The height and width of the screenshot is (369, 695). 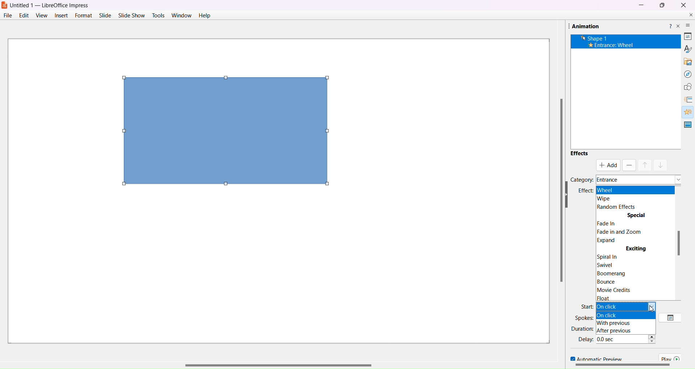 I want to click on Duration increase/decrease, so click(x=654, y=328).